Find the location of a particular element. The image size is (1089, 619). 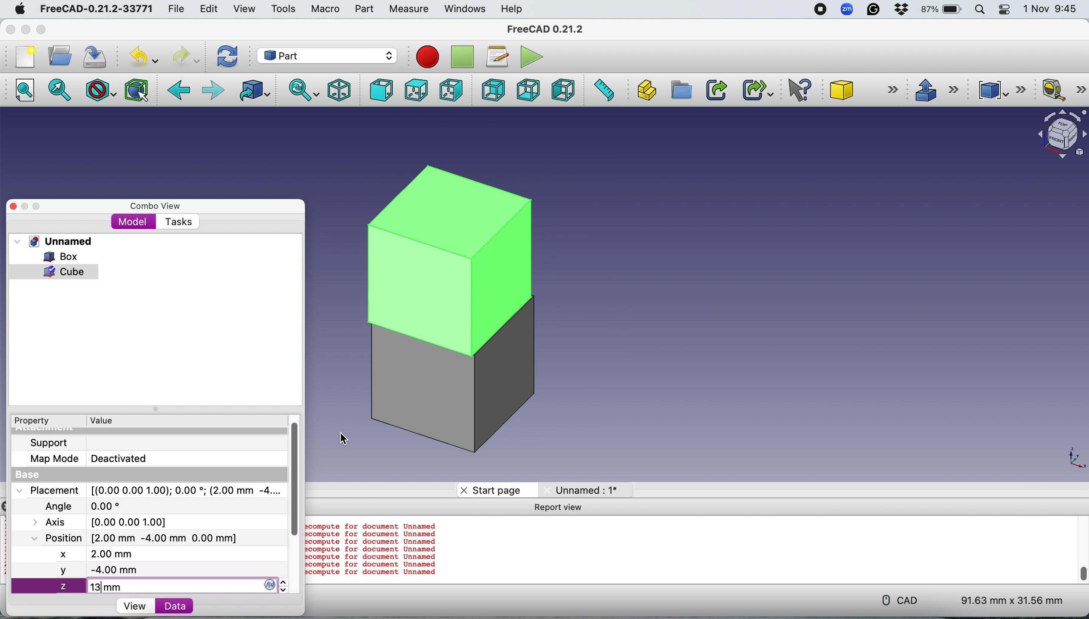

Model is located at coordinates (133, 222).